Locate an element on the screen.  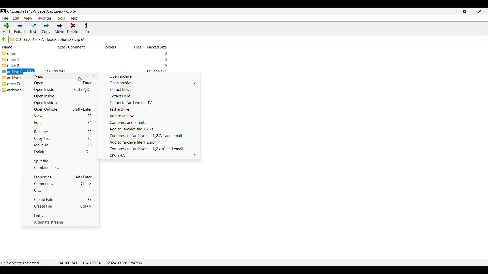
Add to "archive file 1_2.zip" is located at coordinates (151, 142).